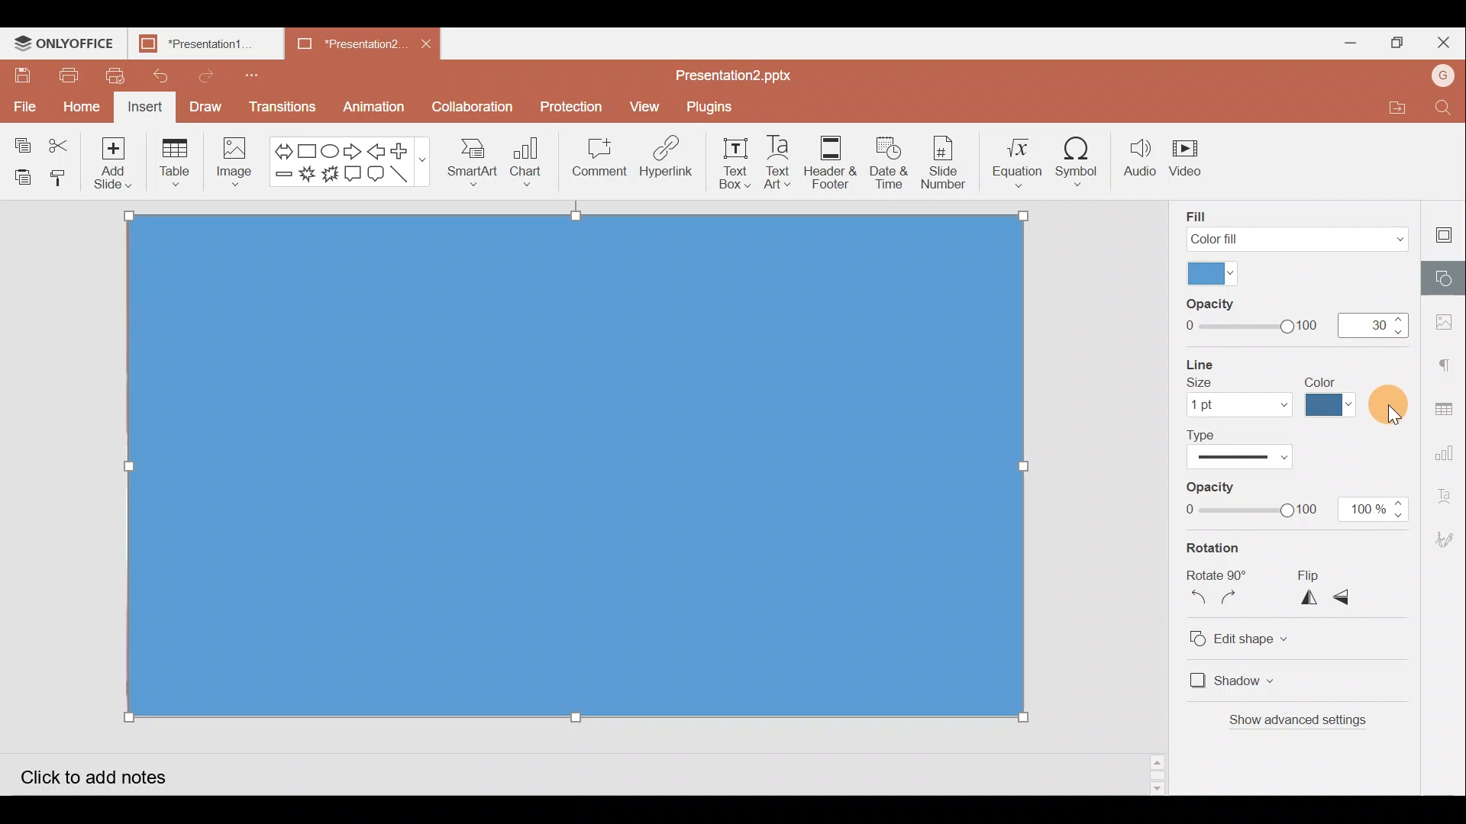  I want to click on Save, so click(22, 76).